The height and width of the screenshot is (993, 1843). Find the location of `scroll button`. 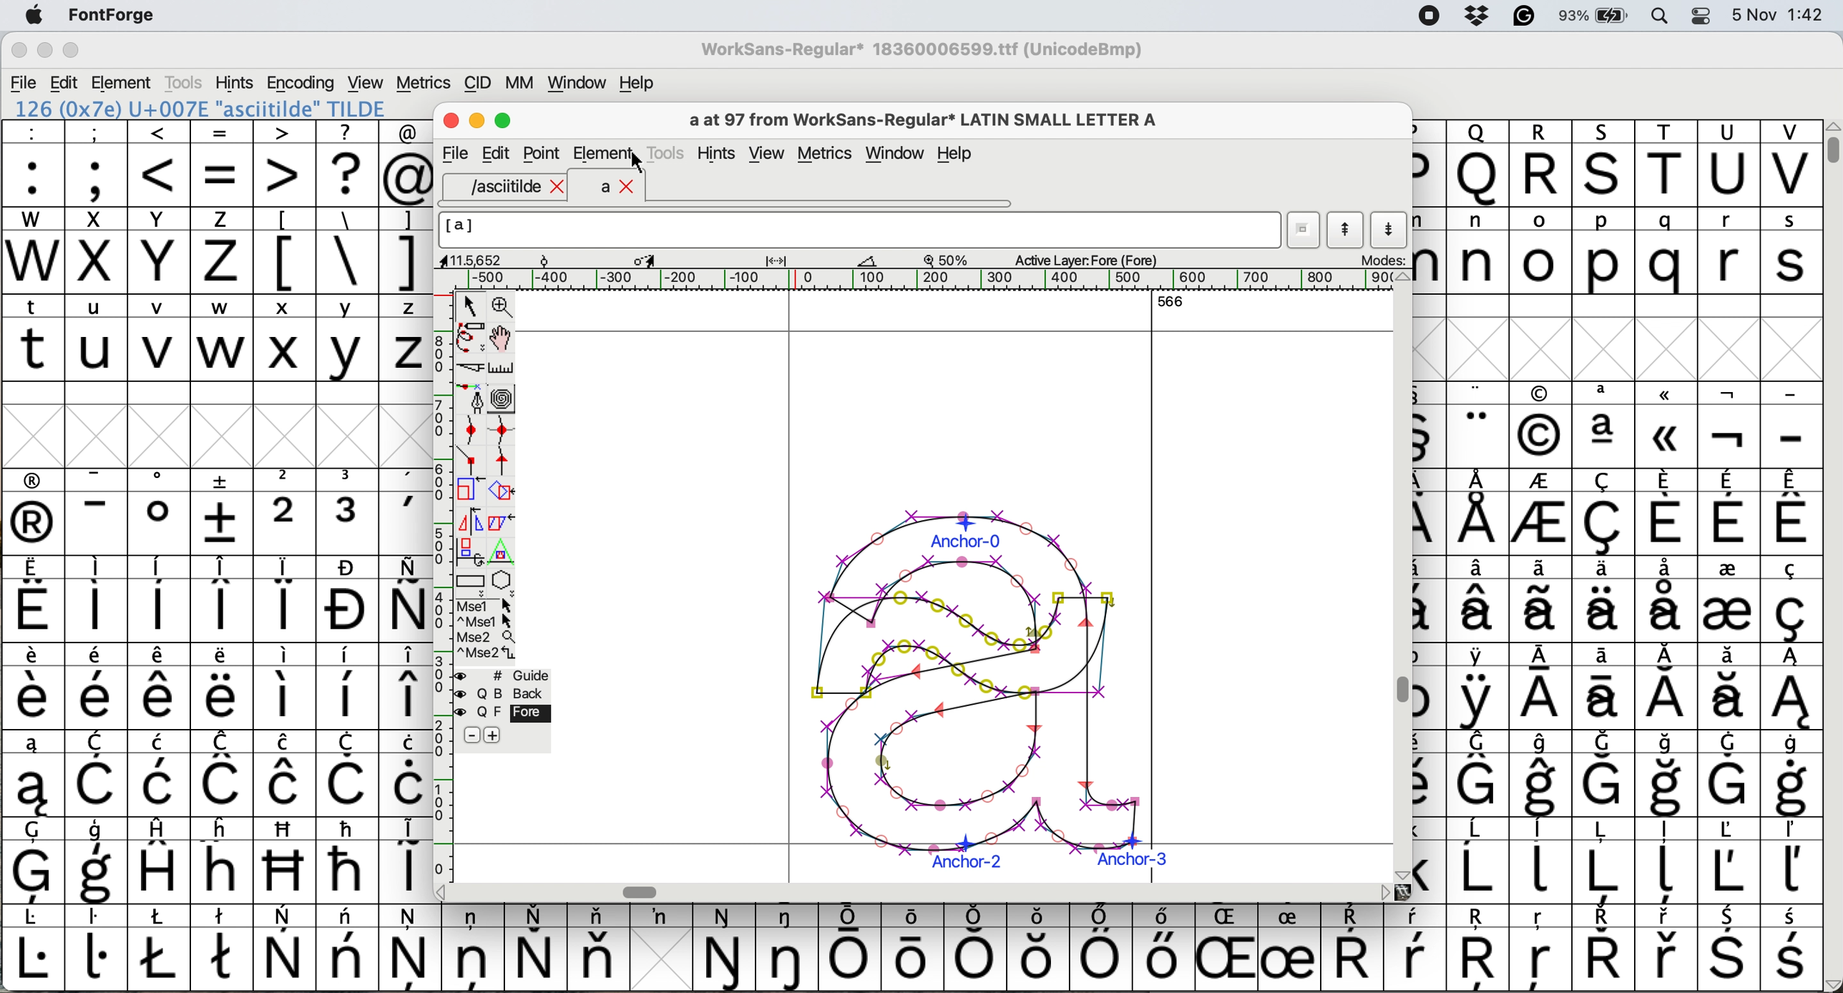

scroll button is located at coordinates (1385, 891).